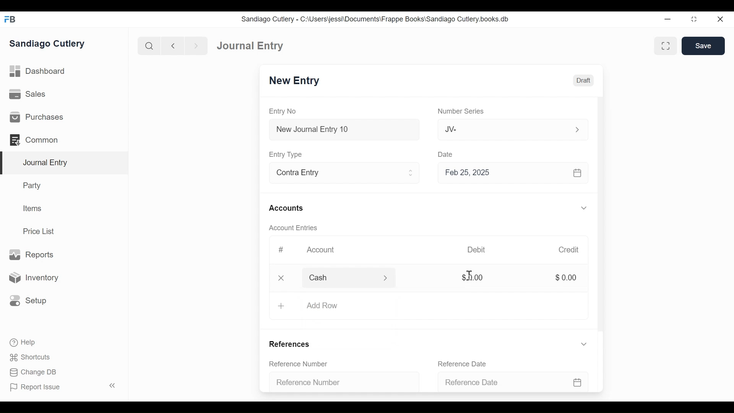 The image size is (734, 413). I want to click on Party, so click(31, 185).